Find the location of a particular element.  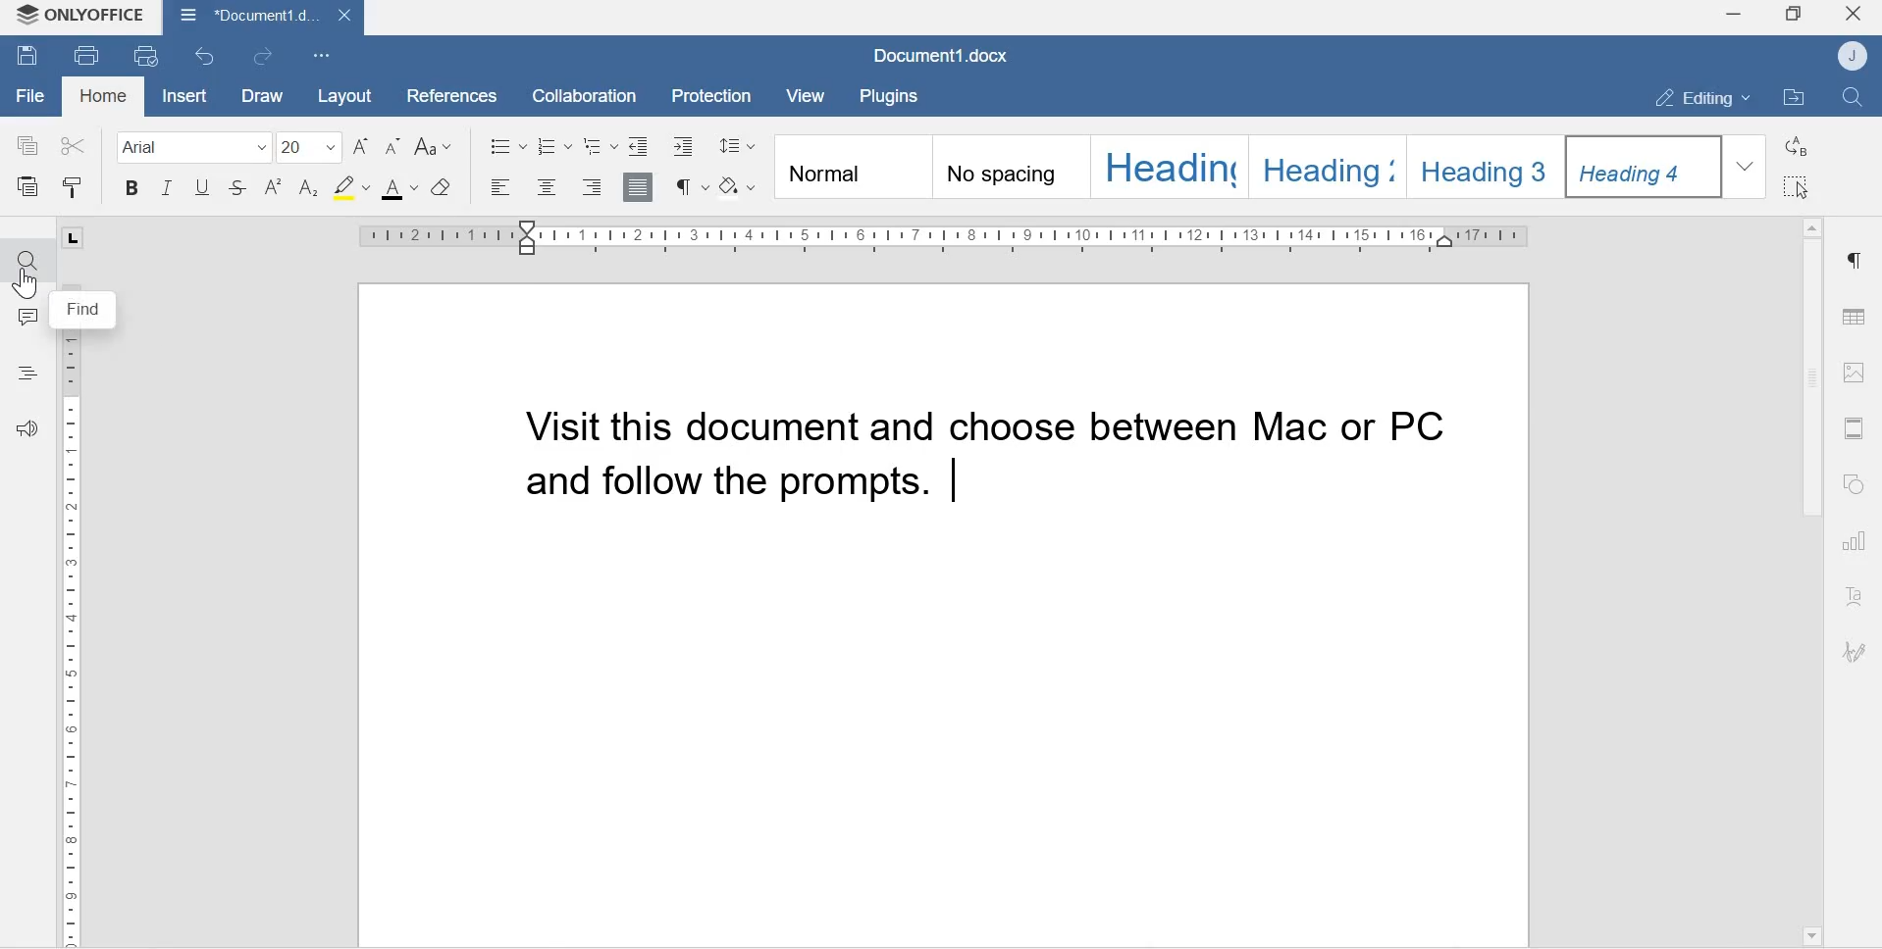

Scroll up is located at coordinates (1811, 223).